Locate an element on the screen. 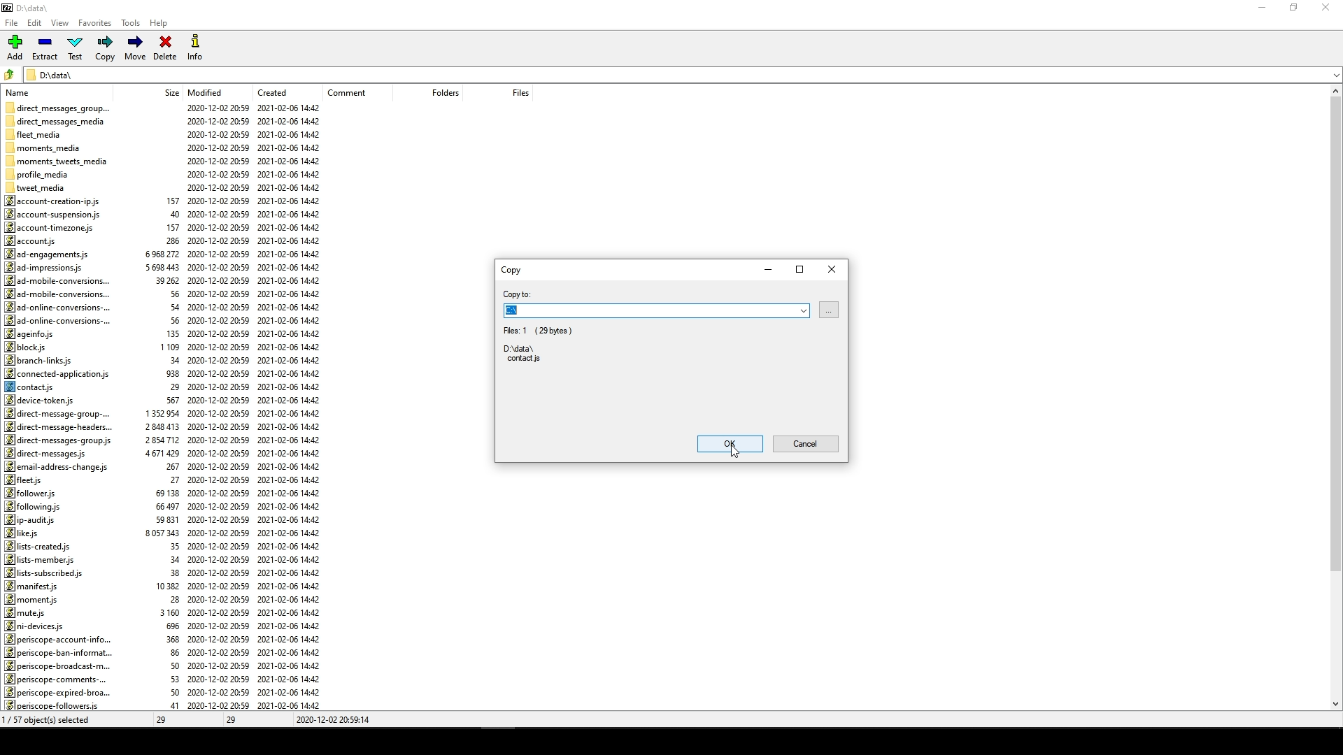 This screenshot has width=1343, height=755. ad-online-conversions is located at coordinates (58, 307).